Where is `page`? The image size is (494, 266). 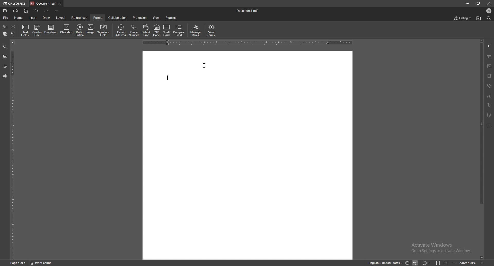
page is located at coordinates (18, 263).